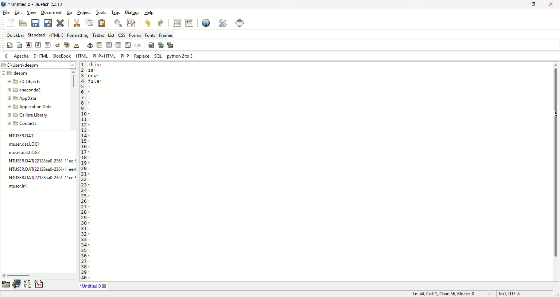 This screenshot has height=297, width=560. What do you see at coordinates (99, 45) in the screenshot?
I see `horizontal rule` at bounding box center [99, 45].